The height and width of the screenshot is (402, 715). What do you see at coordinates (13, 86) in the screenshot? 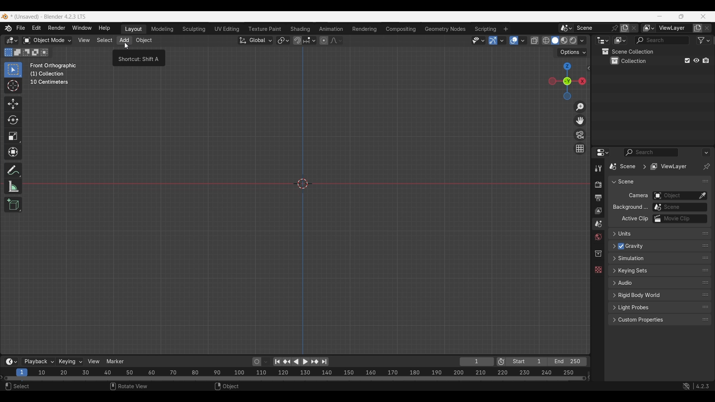
I see `Cursor` at bounding box center [13, 86].